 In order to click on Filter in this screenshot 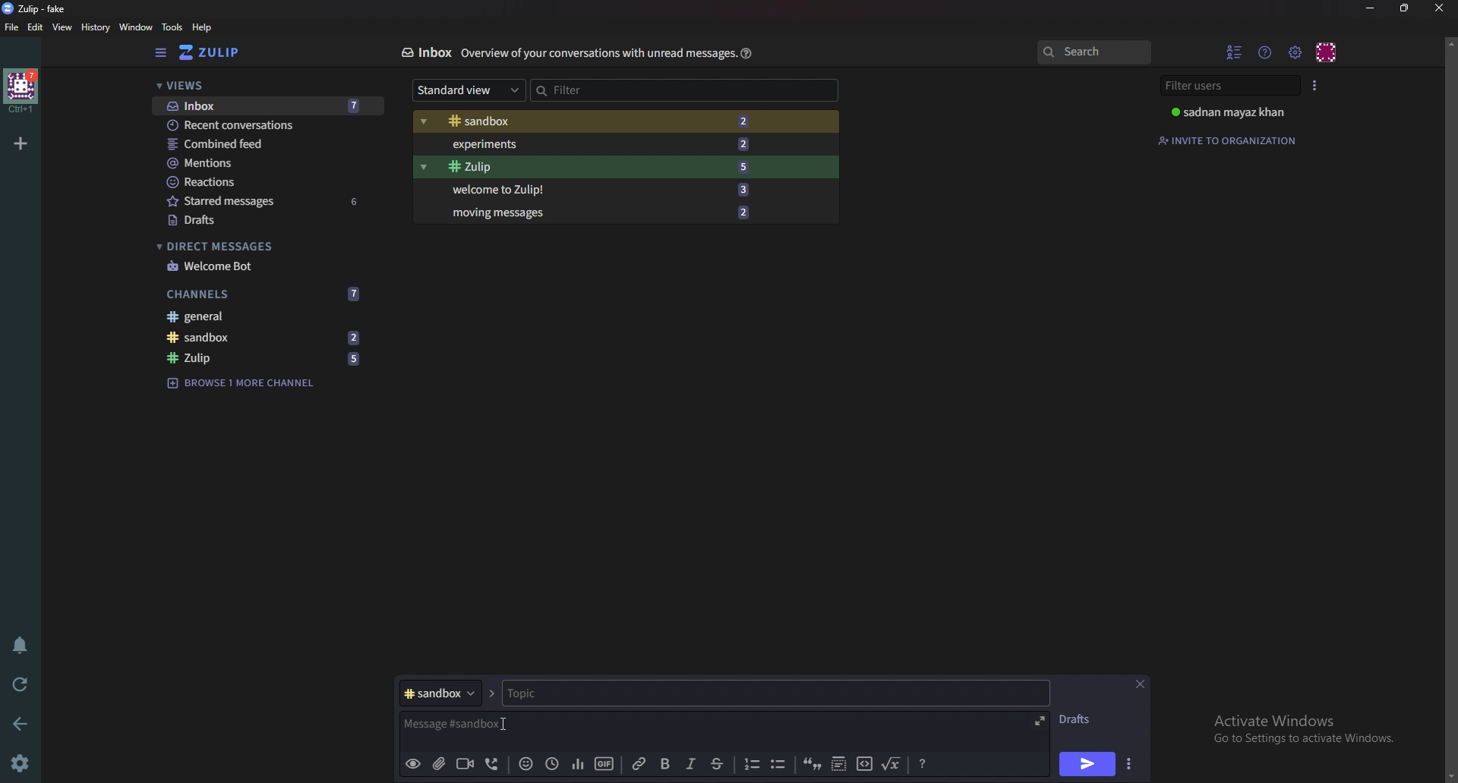, I will do `click(599, 88)`.